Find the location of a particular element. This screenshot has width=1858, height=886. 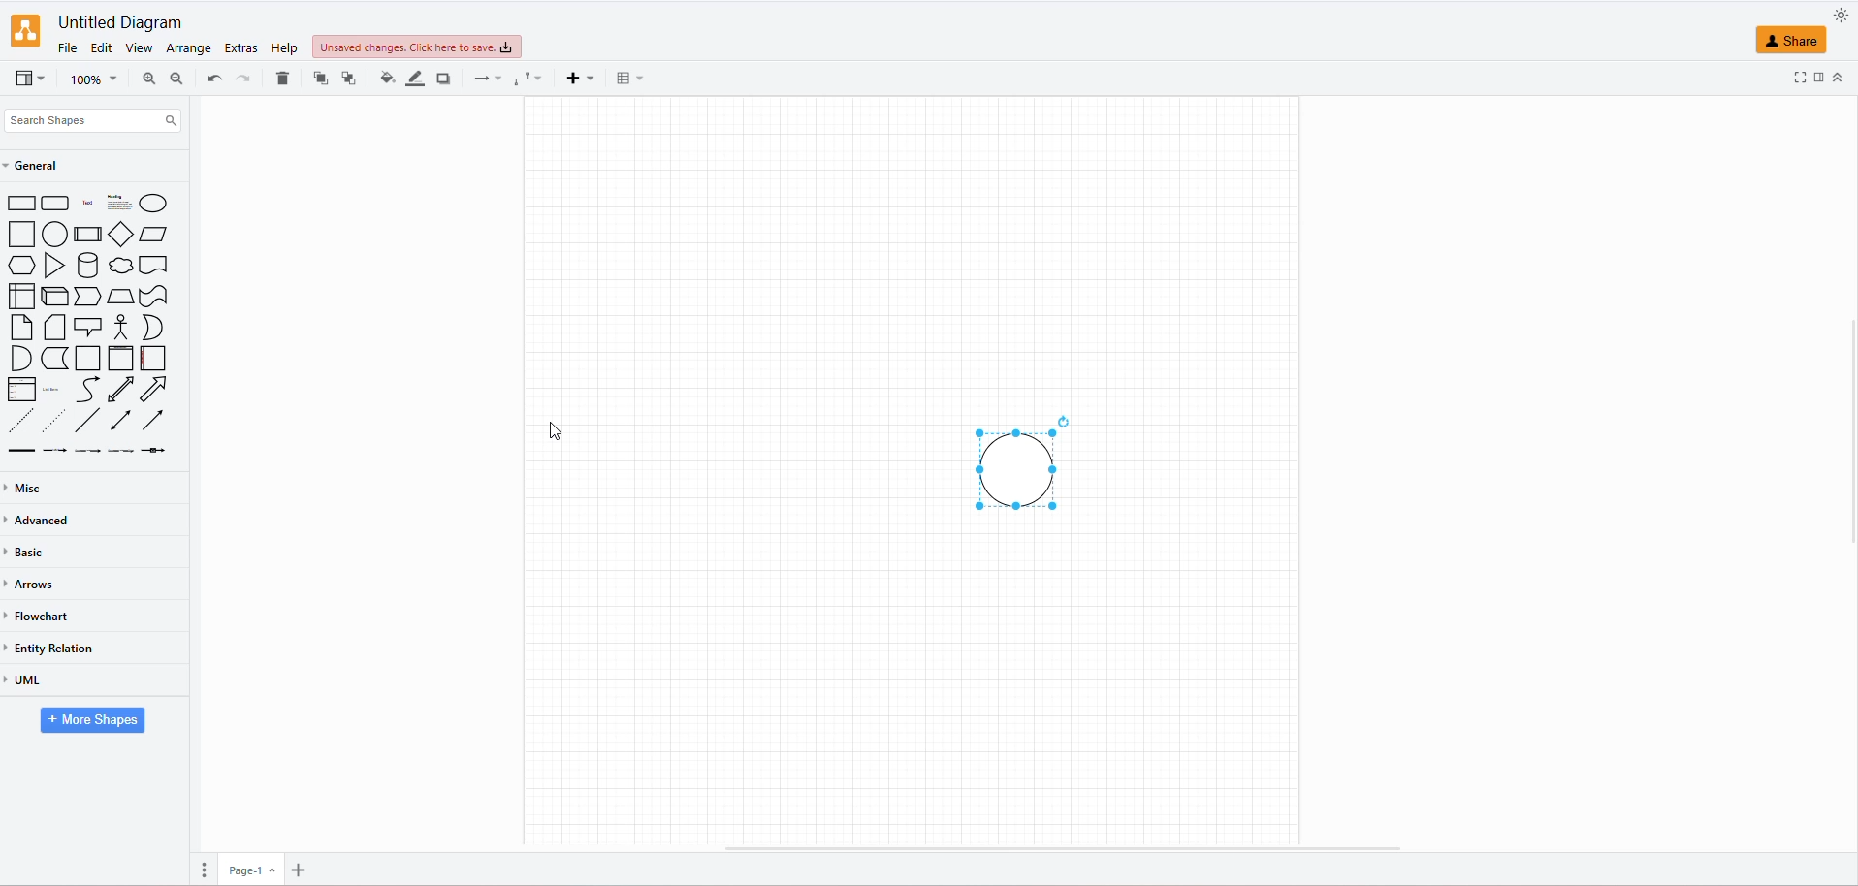

BIDIRECTIONAL is located at coordinates (118, 391).